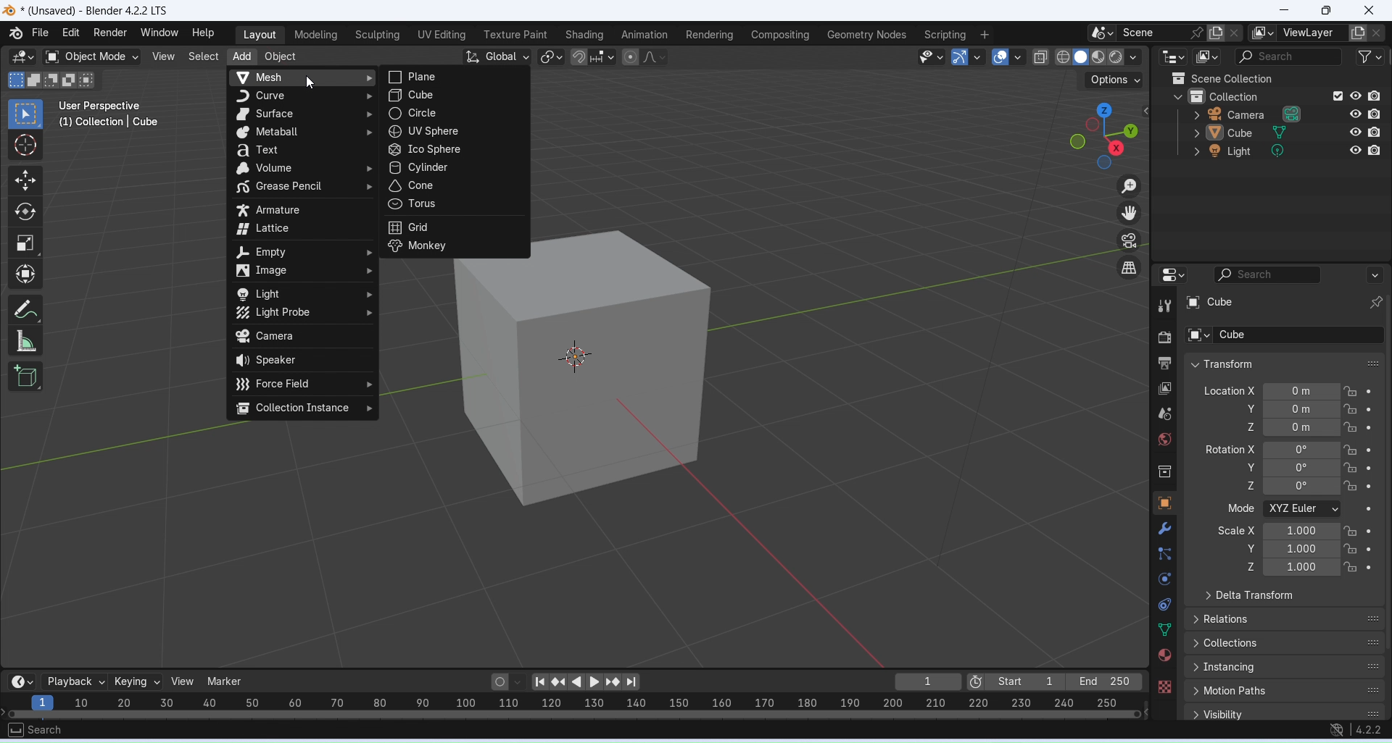 The height and width of the screenshot is (743, 1392). I want to click on cone, so click(455, 185).